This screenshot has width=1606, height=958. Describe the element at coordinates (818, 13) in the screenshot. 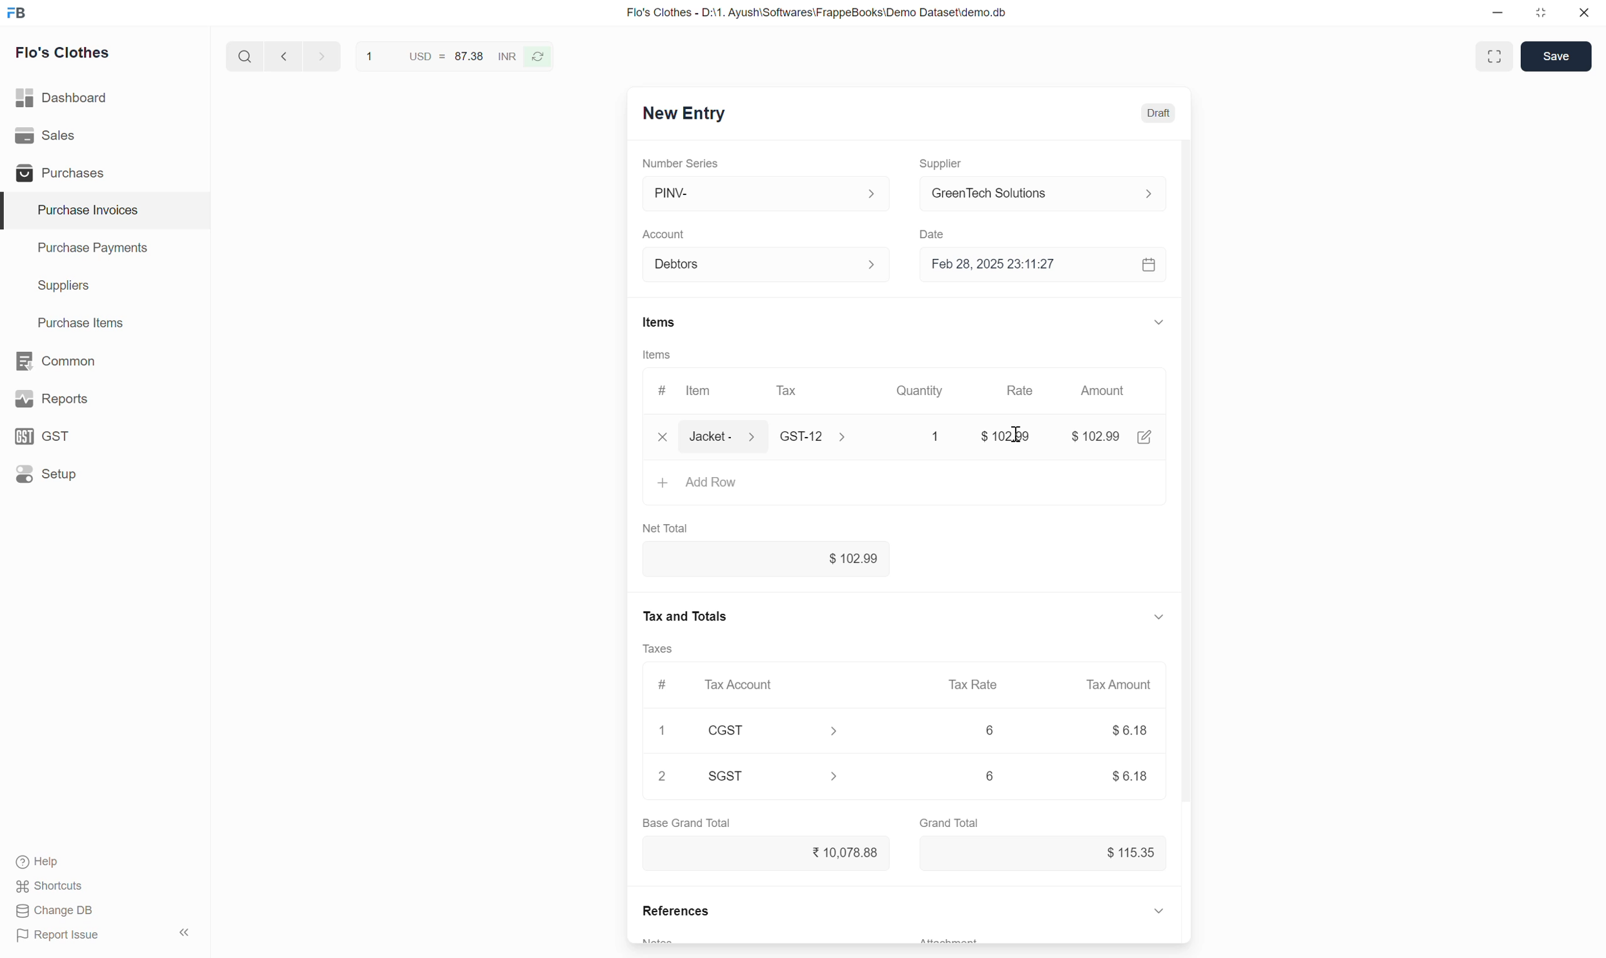

I see `Flo's Clothes - D:\1. Ayush\Softwares\FrappeBooks\Demo Dataset\demo.db` at that location.